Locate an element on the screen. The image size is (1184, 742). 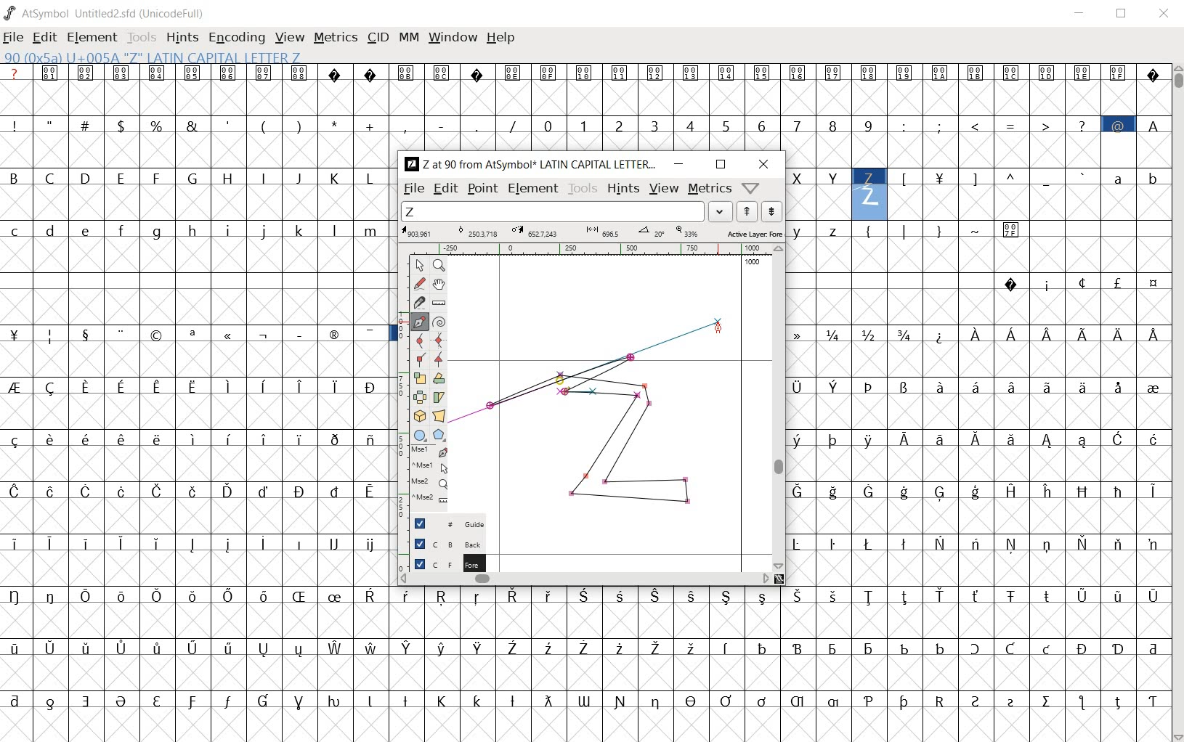
creative tail design is located at coordinates (588, 367).